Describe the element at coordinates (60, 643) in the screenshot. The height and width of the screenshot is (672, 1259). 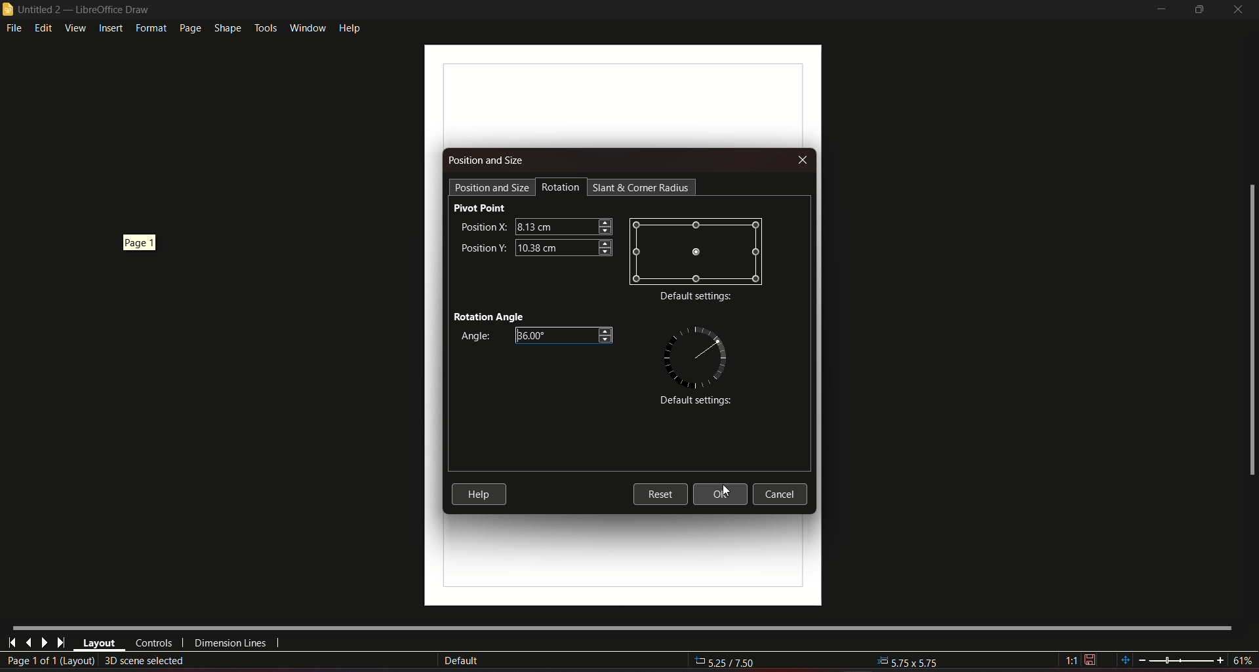
I see `last page` at that location.